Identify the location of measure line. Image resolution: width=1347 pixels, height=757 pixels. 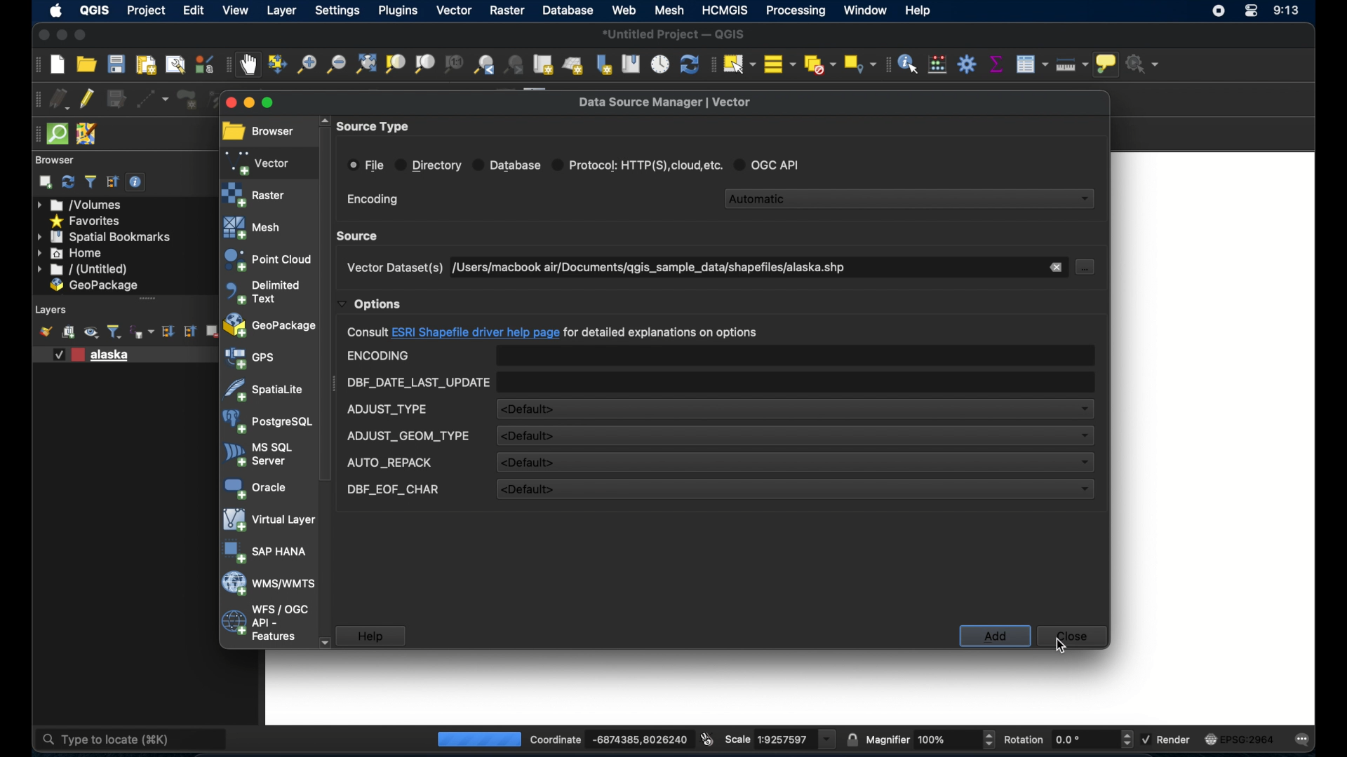
(1073, 65).